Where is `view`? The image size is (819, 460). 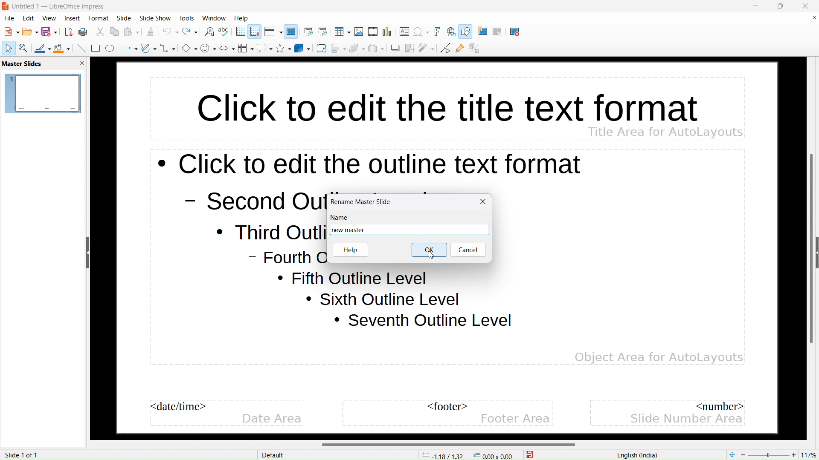 view is located at coordinates (49, 18).